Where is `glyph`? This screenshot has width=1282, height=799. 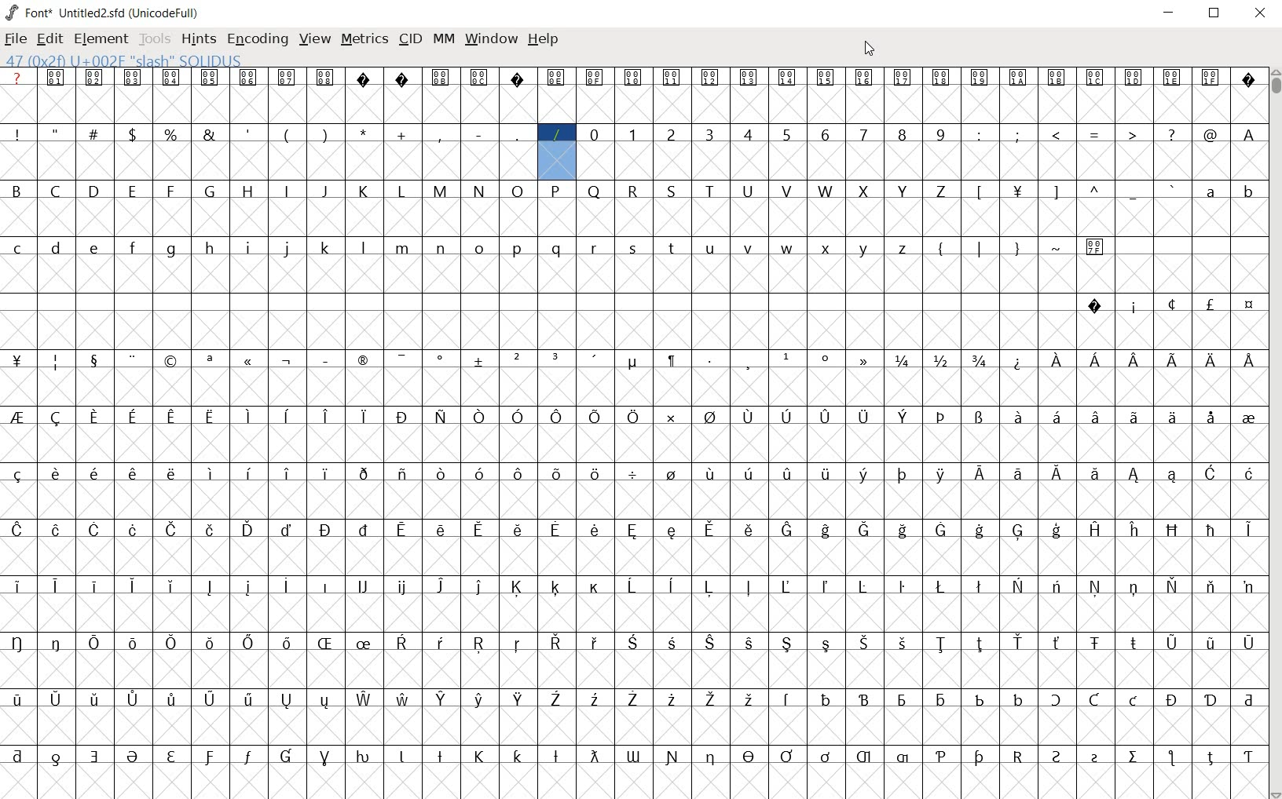
glyph is located at coordinates (249, 133).